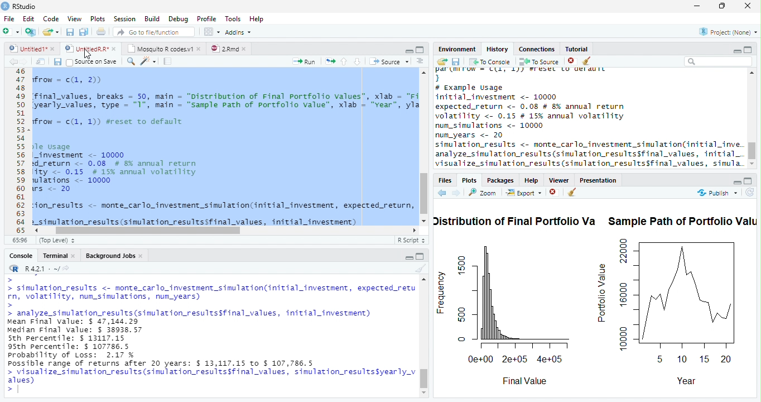 Image resolution: width=761 pixels, height=402 pixels. Describe the element at coordinates (668, 301) in the screenshot. I see `Portfolio Value Chart` at that location.